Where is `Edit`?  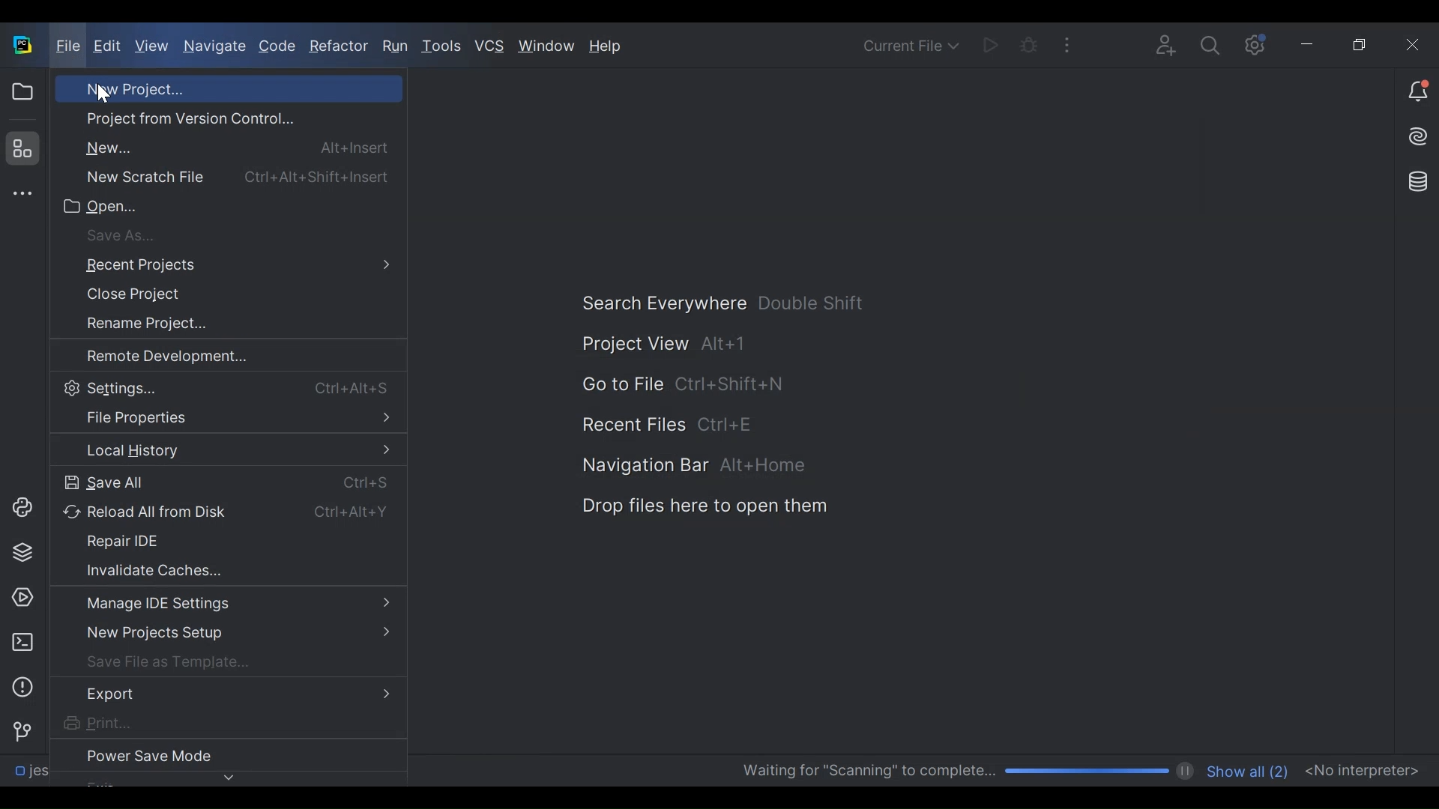 Edit is located at coordinates (109, 47).